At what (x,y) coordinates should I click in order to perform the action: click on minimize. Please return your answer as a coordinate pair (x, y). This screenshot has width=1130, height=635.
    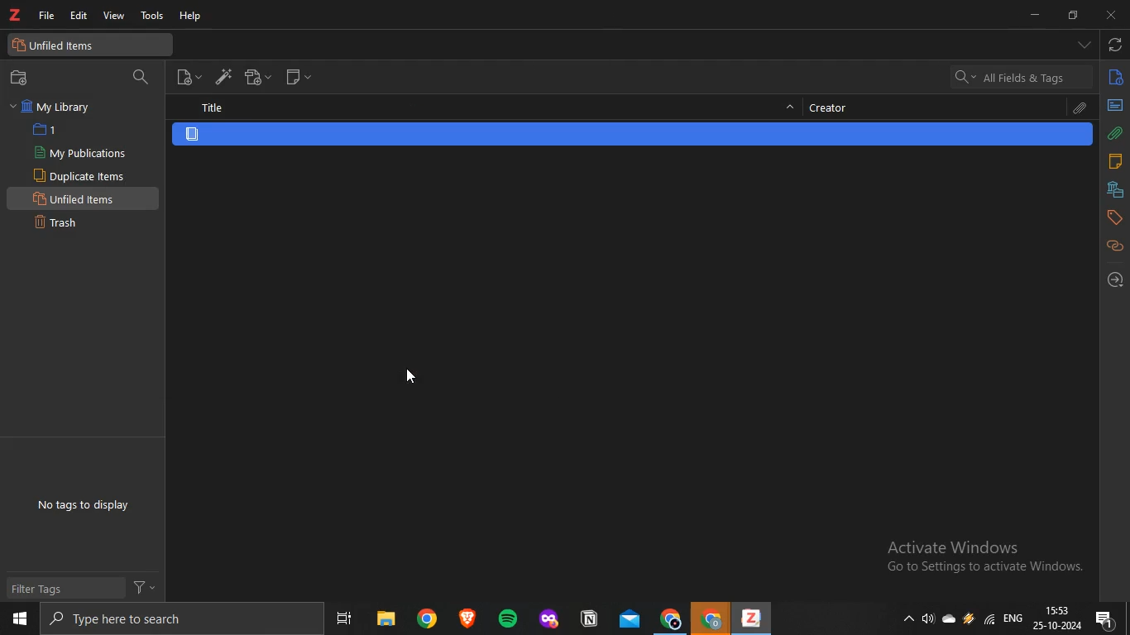
    Looking at the image, I should click on (1038, 16).